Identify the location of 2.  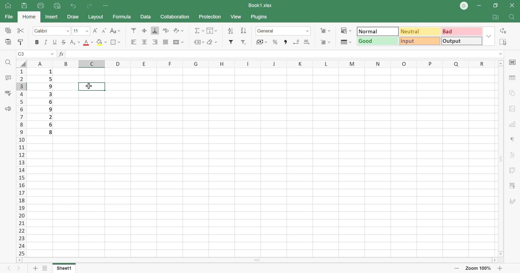
(51, 117).